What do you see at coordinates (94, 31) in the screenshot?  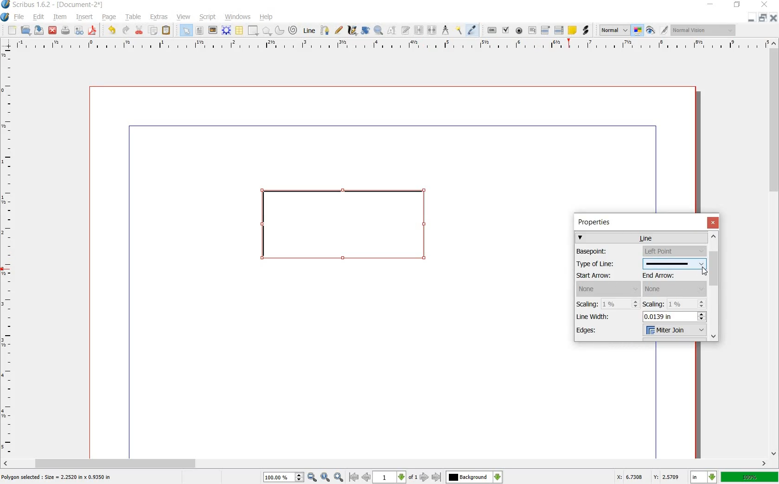 I see `SAVE AS PDF` at bounding box center [94, 31].